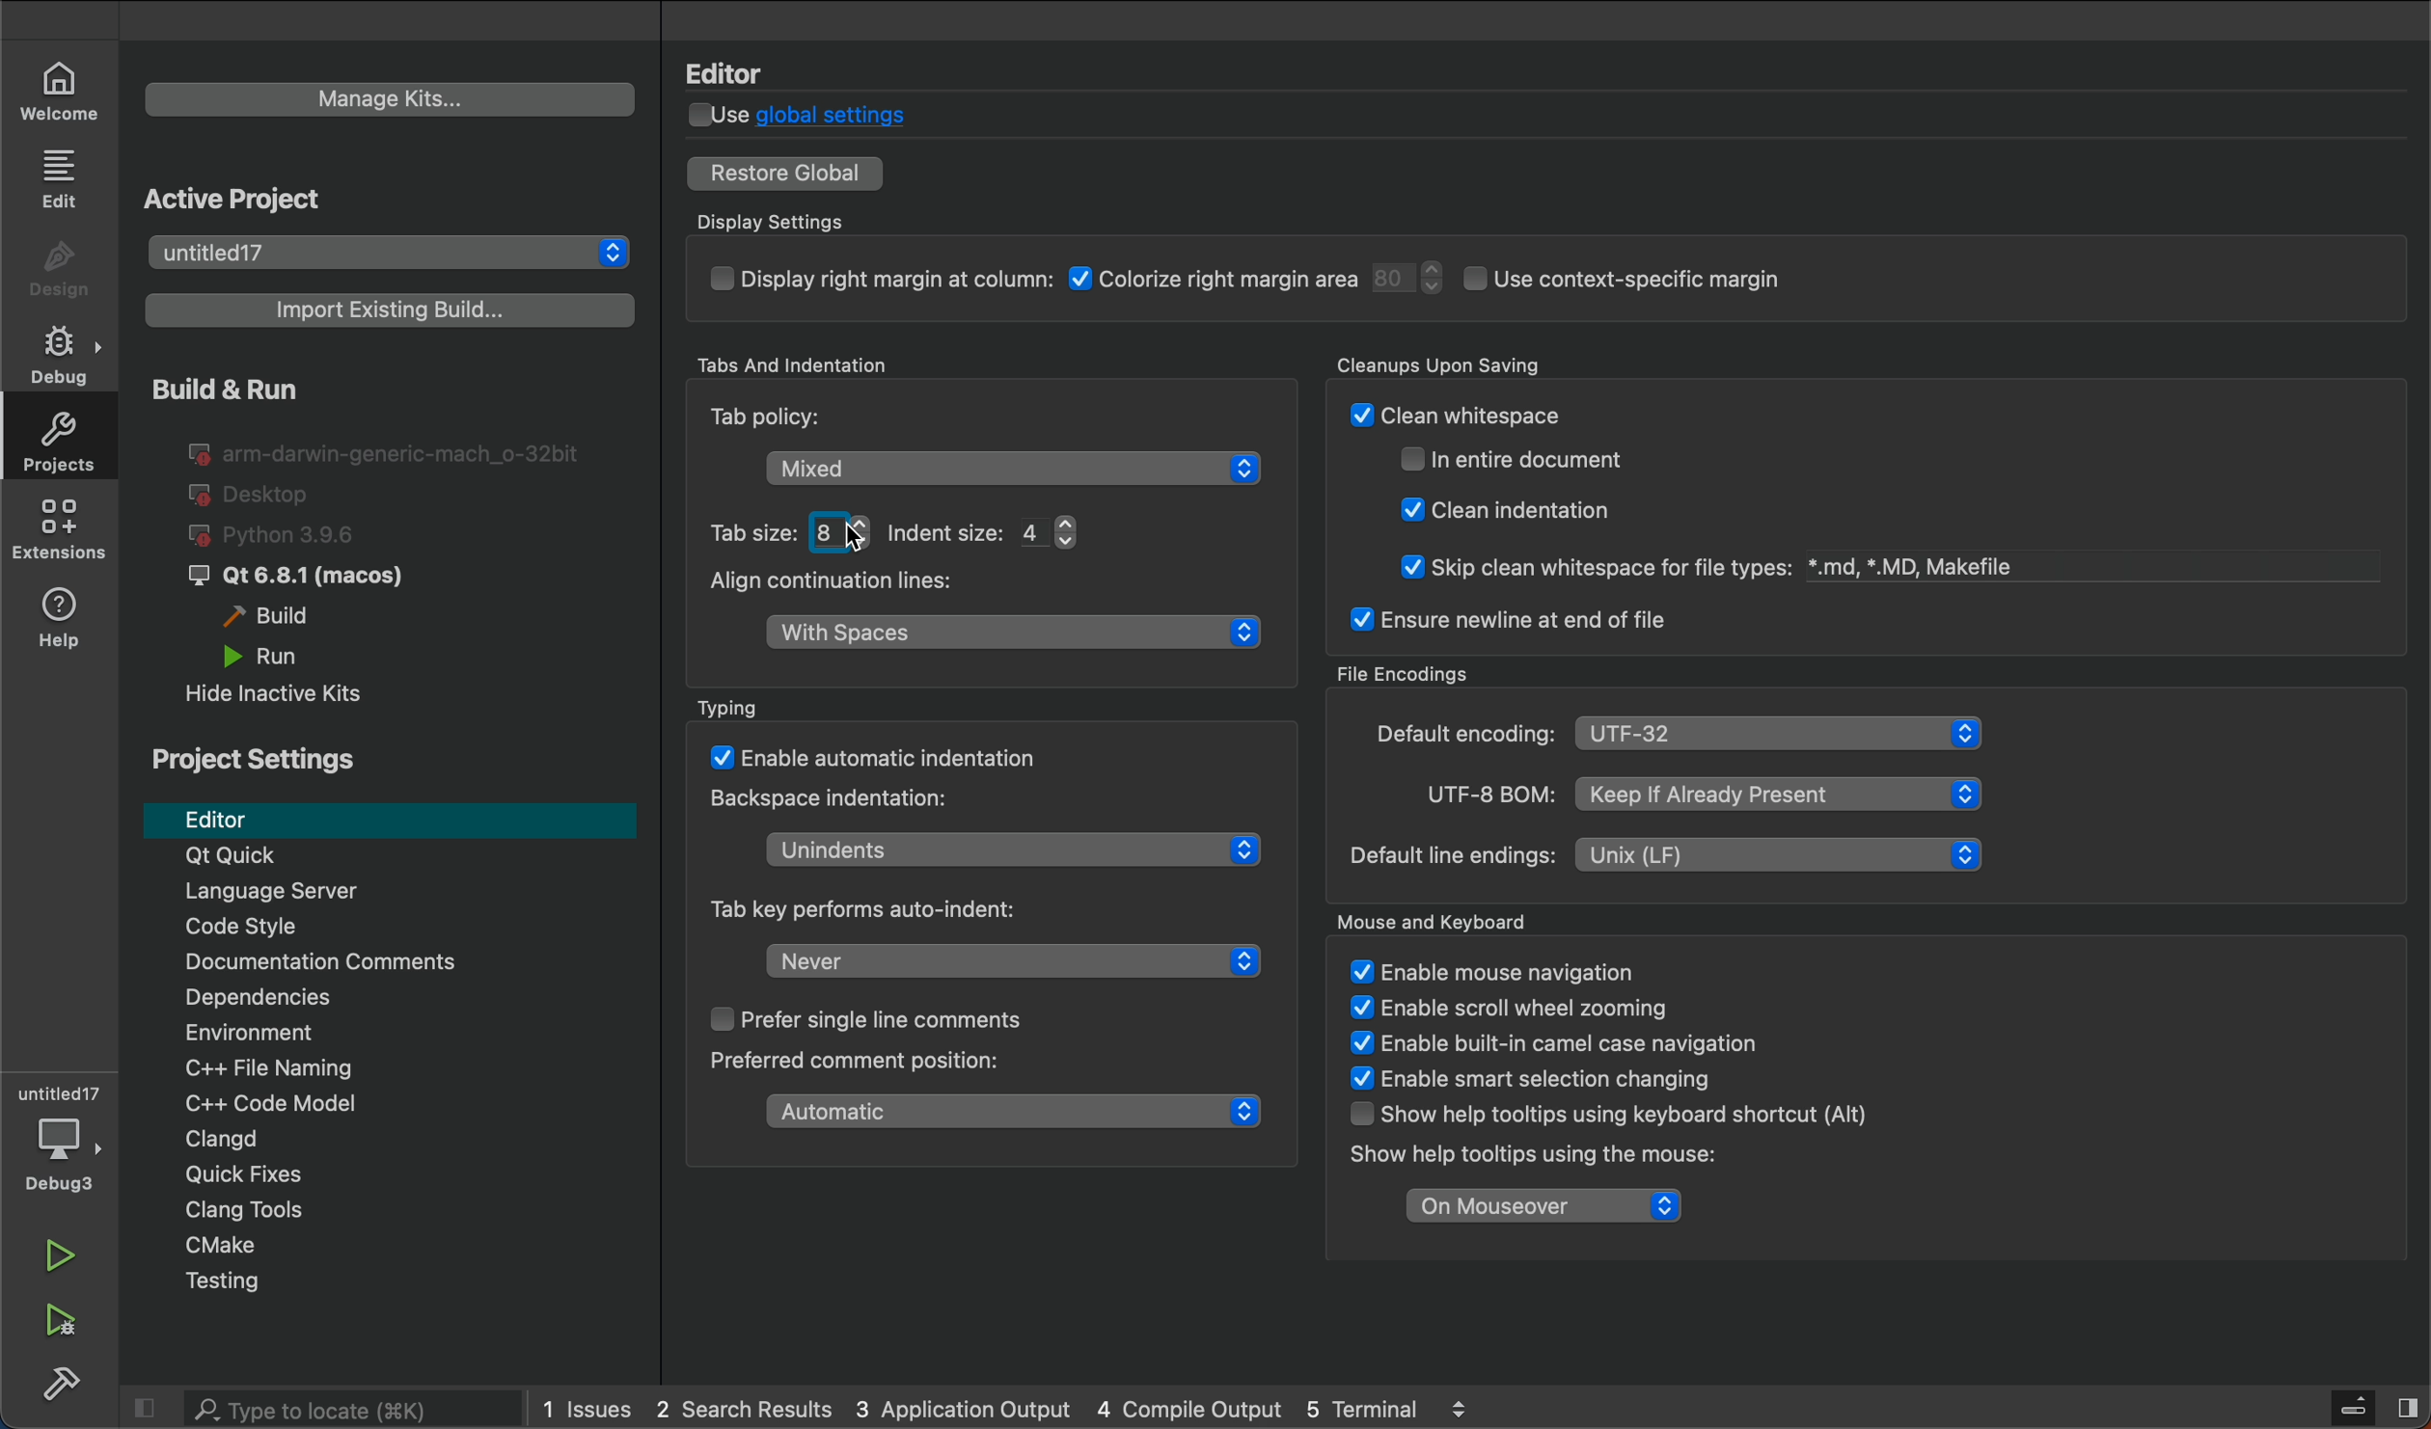 The image size is (2431, 1429). I want to click on code modal, so click(410, 1105).